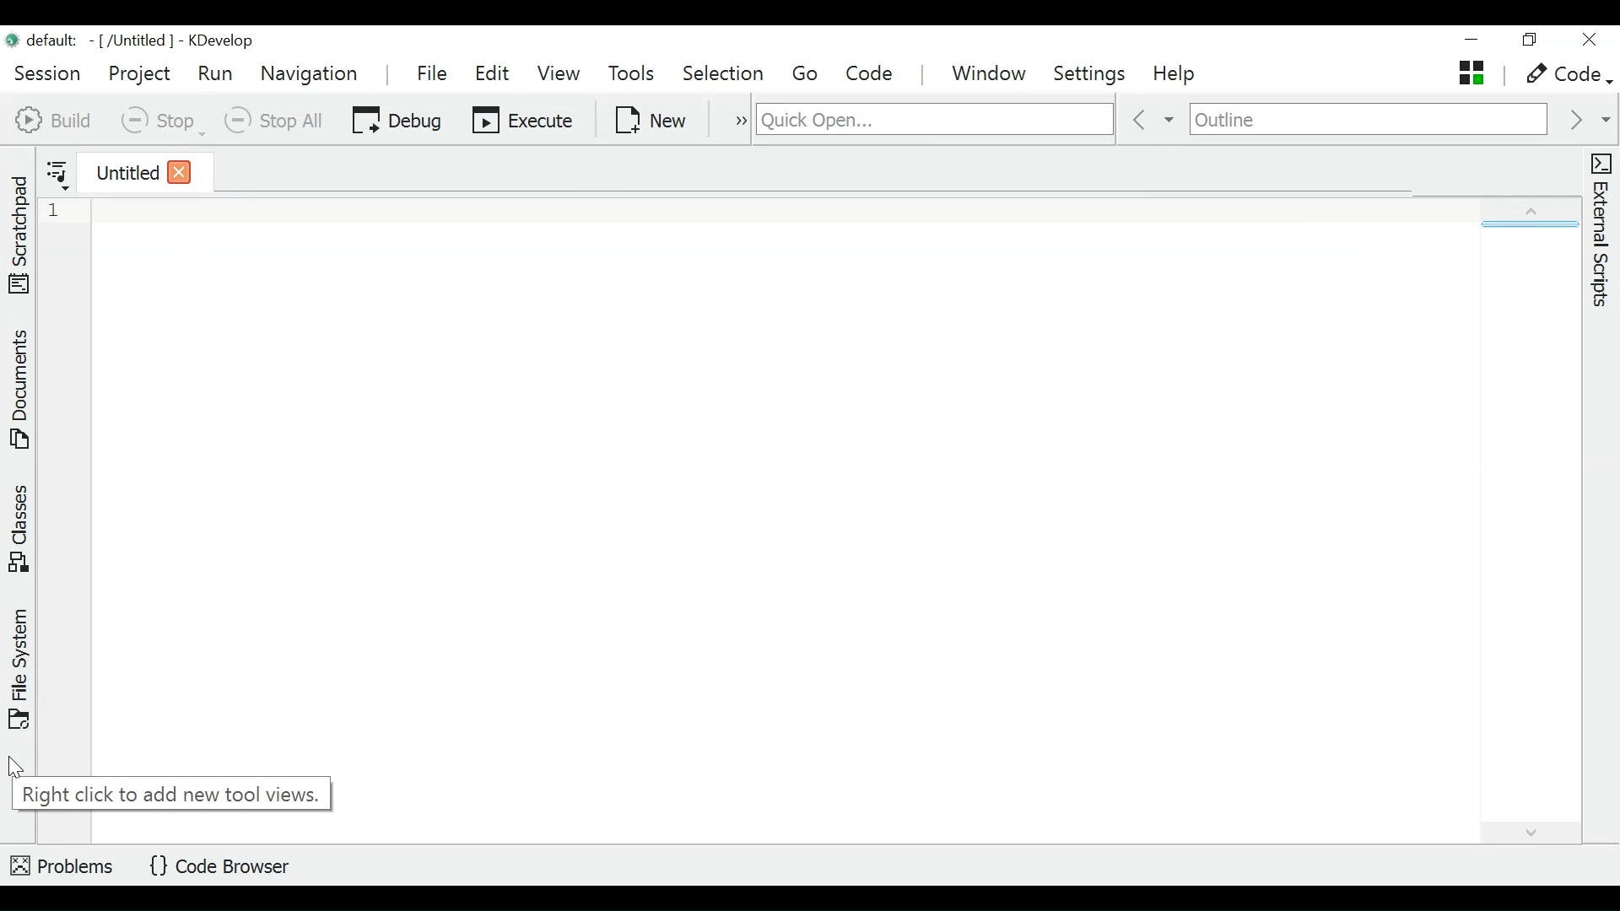 The width and height of the screenshot is (1620, 911). I want to click on Navigate outline of an active document, so click(1368, 120).